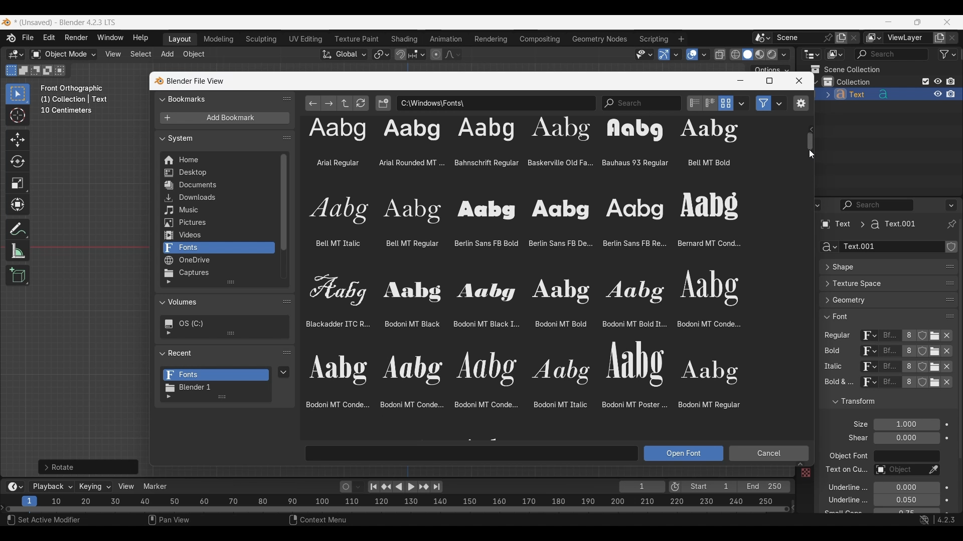 The image size is (963, 541). Describe the element at coordinates (947, 467) in the screenshot. I see `Animate property of respective attribute` at that location.